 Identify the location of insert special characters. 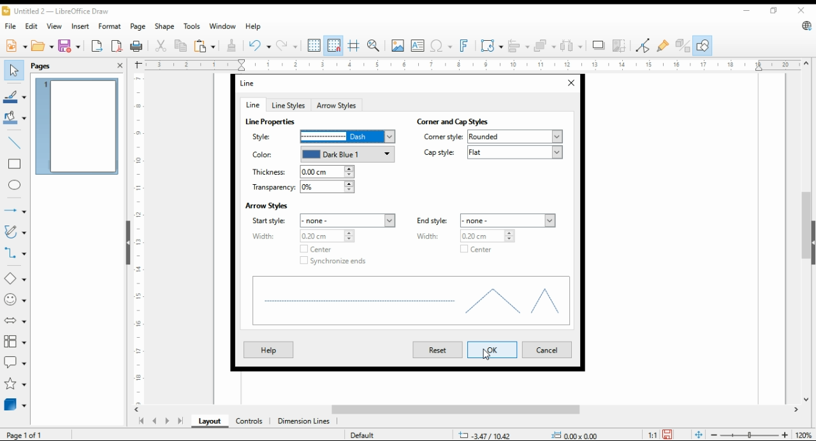
(440, 46).